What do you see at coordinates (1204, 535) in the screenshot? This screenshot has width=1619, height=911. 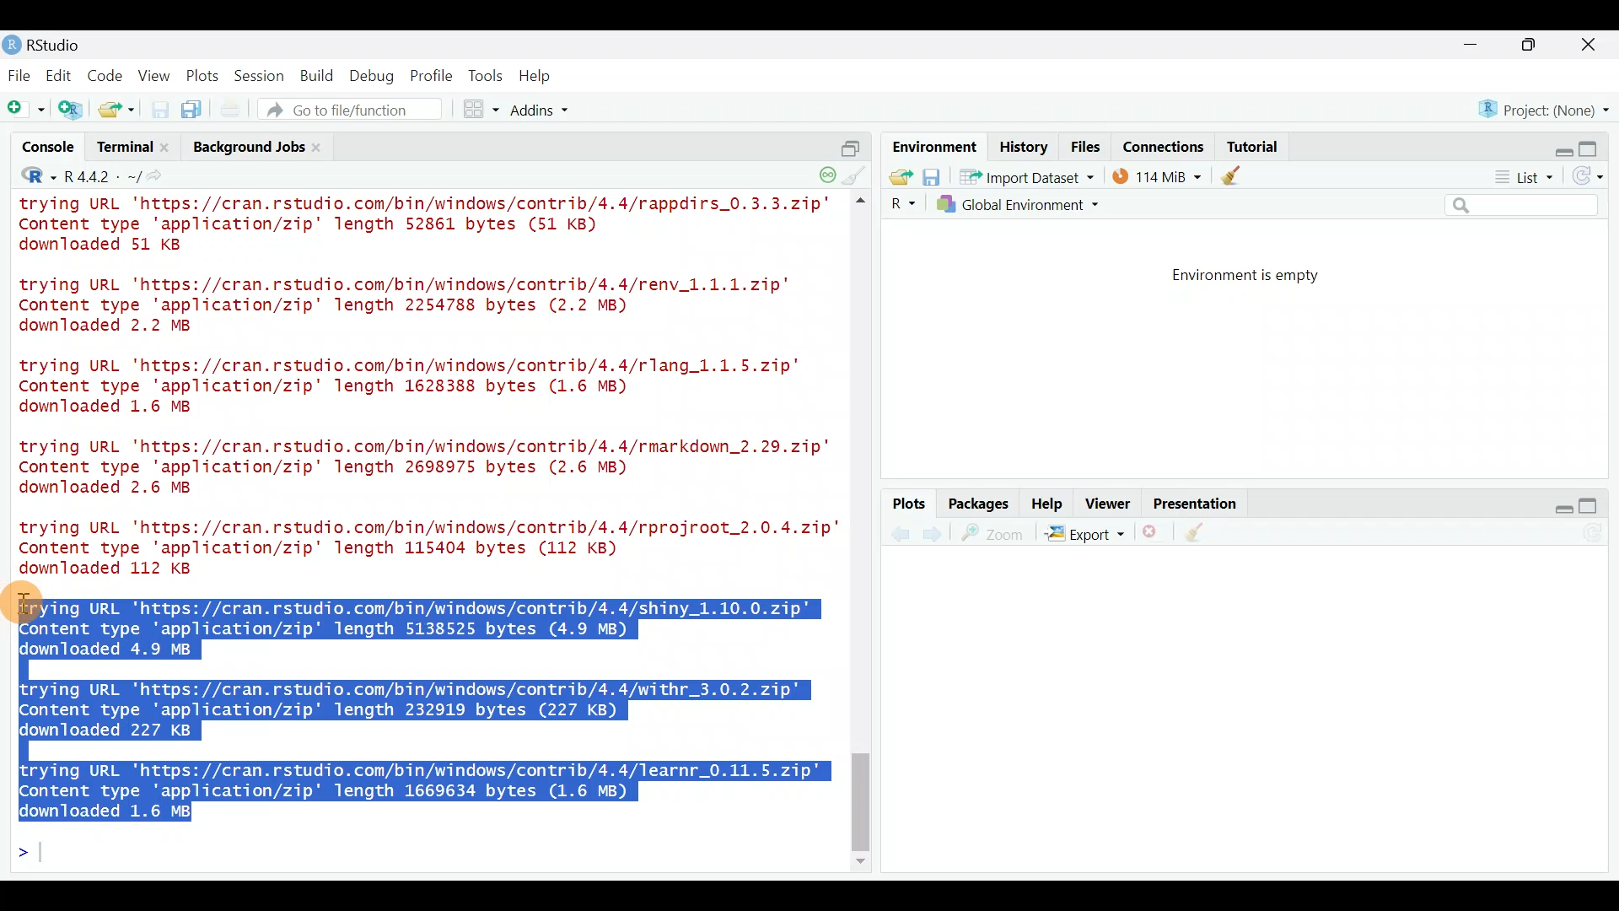 I see `clear all plots` at bounding box center [1204, 535].